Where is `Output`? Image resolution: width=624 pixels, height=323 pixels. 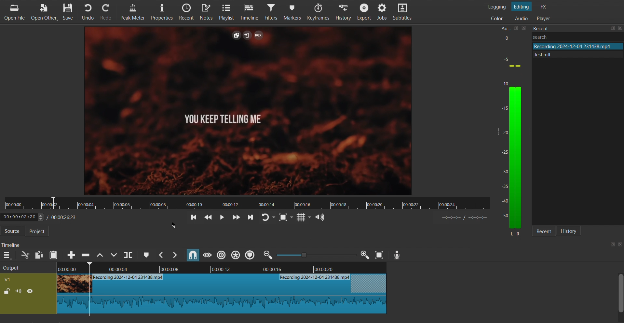 Output is located at coordinates (18, 268).